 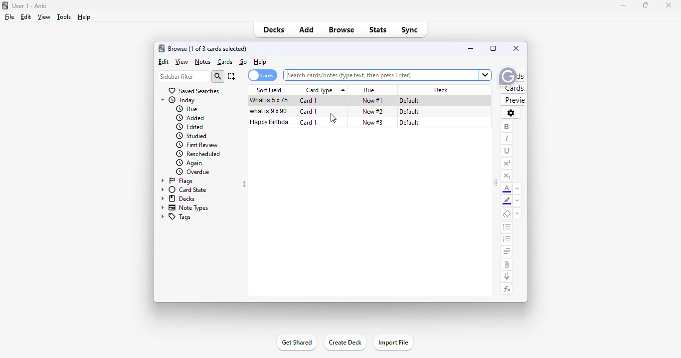 I want to click on notes, so click(x=203, y=62).